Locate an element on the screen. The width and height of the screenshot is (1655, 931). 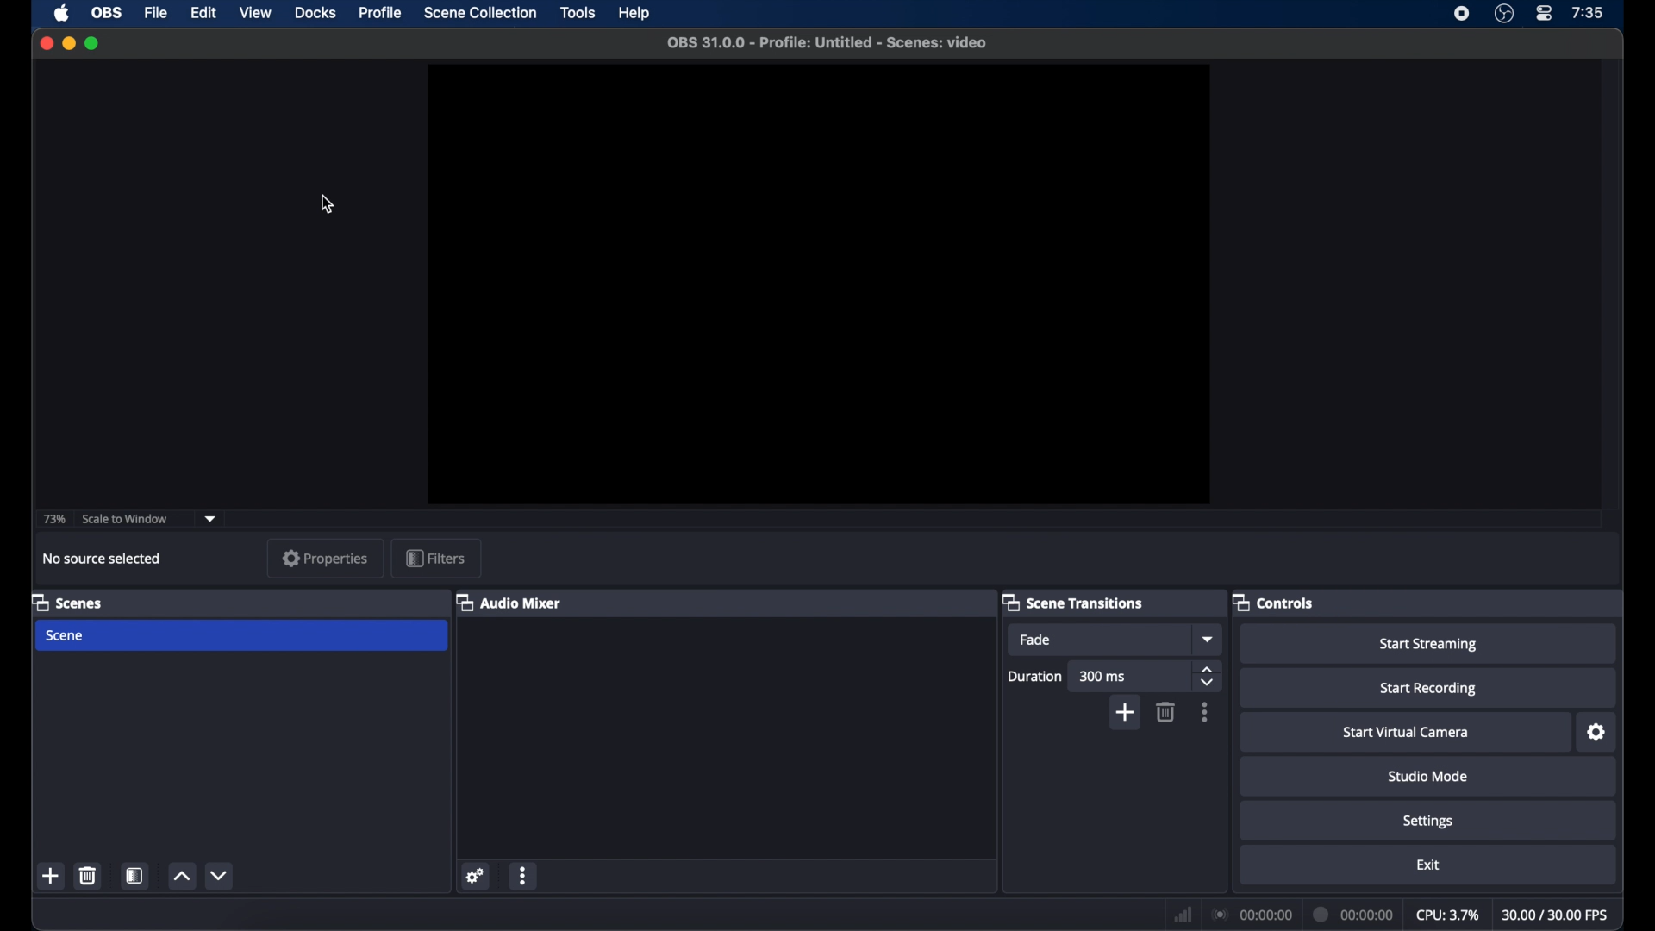
settings is located at coordinates (1428, 820).